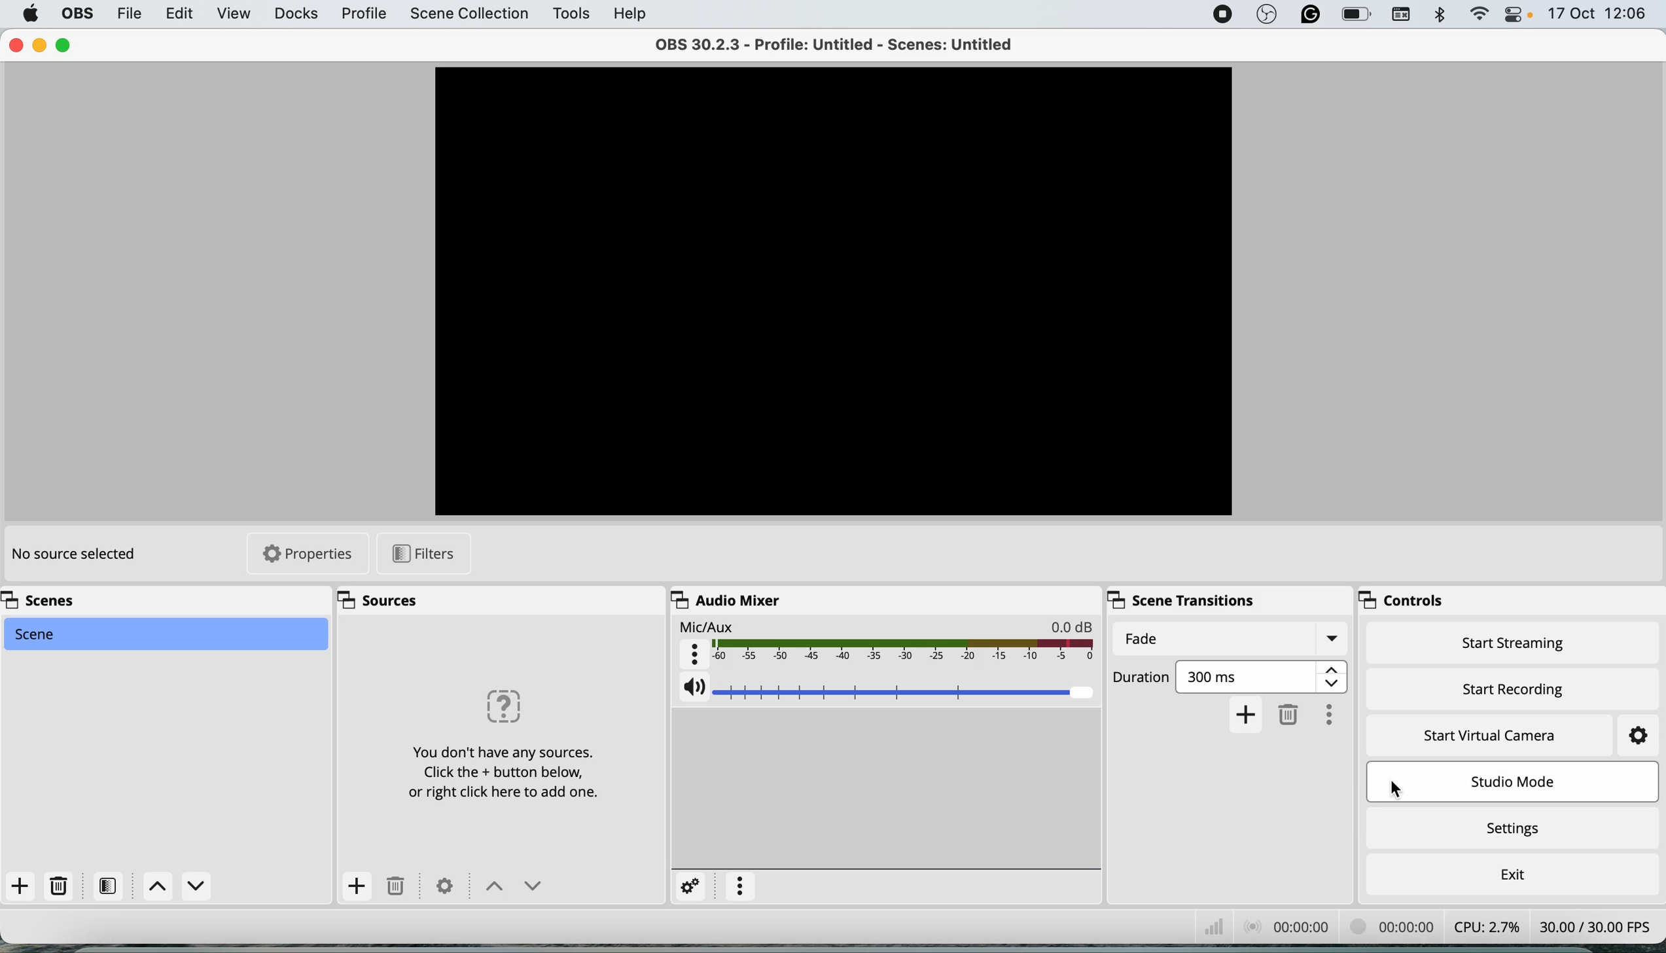 The image size is (1666, 953). What do you see at coordinates (1179, 601) in the screenshot?
I see `scene transitions` at bounding box center [1179, 601].